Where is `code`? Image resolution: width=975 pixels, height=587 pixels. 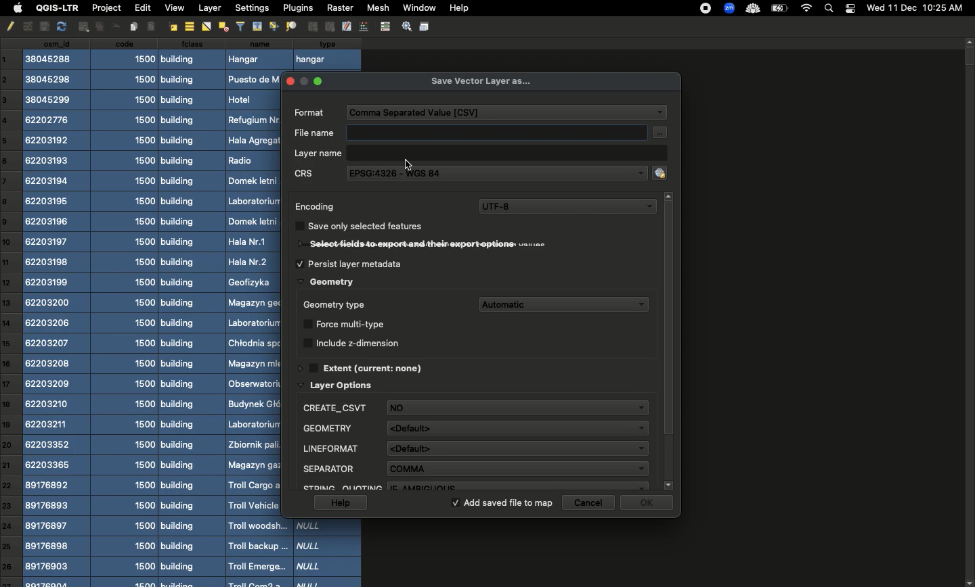
code is located at coordinates (127, 312).